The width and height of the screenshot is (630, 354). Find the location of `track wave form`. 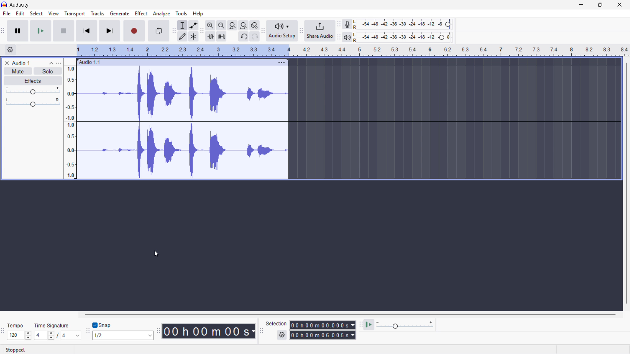

track wave form is located at coordinates (183, 94).